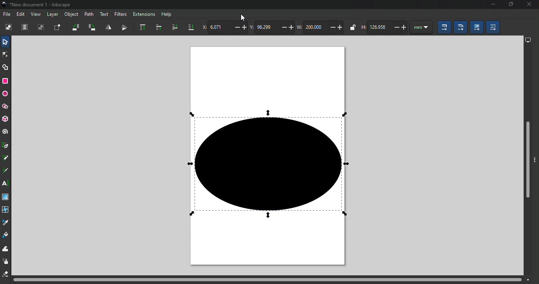  What do you see at coordinates (93, 28) in the screenshot?
I see `Object rotate 90 clockwise` at bounding box center [93, 28].